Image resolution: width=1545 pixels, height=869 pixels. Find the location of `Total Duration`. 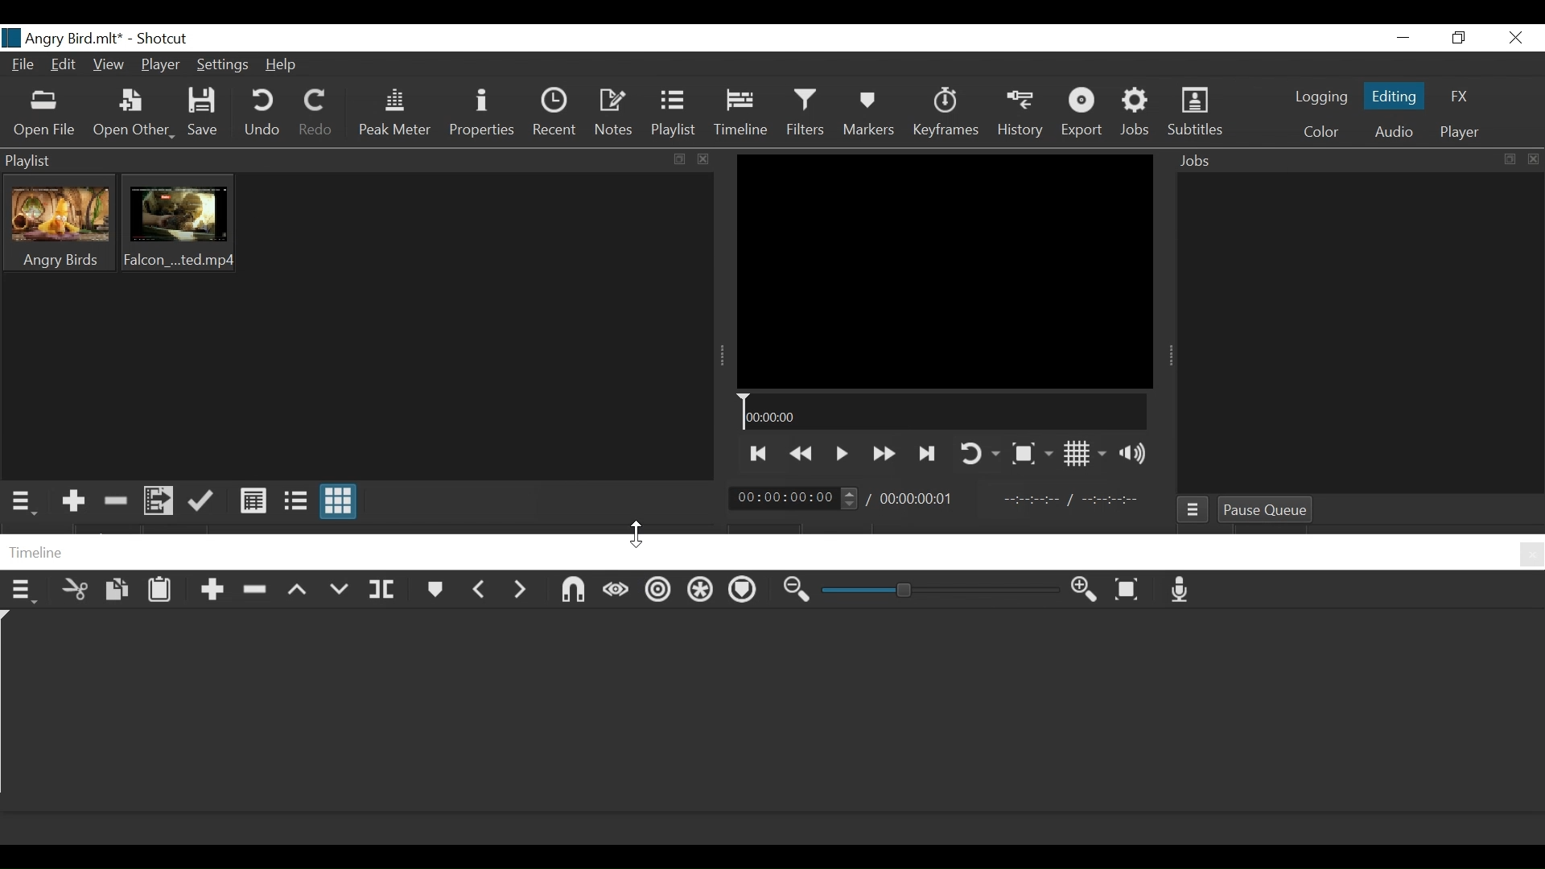

Total Duration is located at coordinates (923, 497).